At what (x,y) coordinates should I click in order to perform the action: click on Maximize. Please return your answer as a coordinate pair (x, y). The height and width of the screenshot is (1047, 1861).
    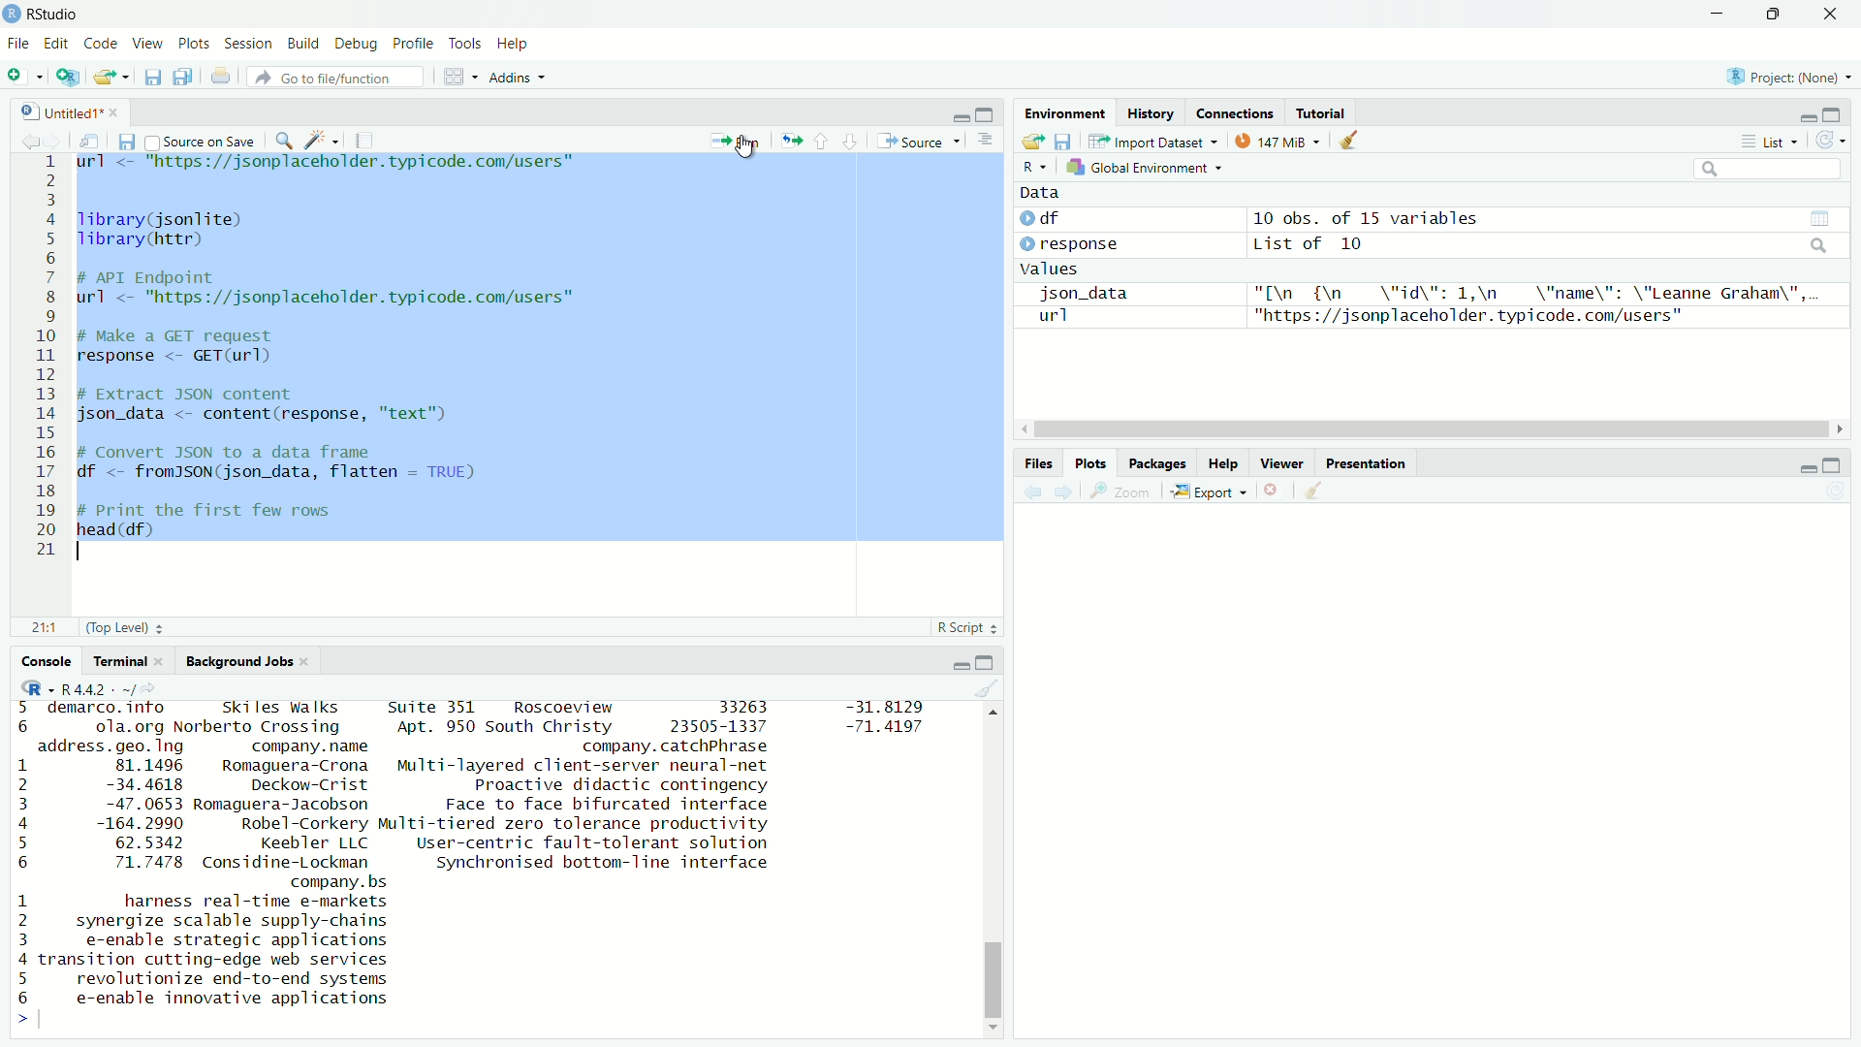
    Looking at the image, I should click on (1833, 466).